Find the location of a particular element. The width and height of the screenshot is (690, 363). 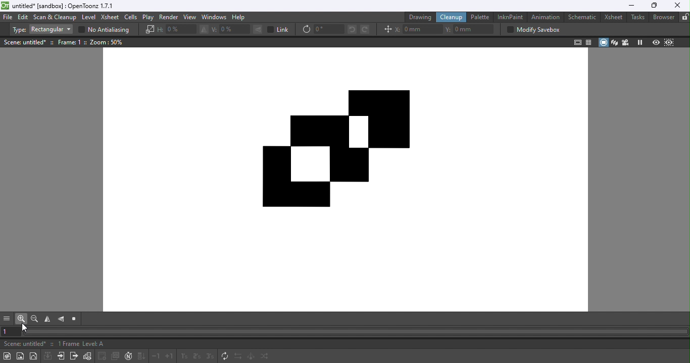

Modify Savebox is located at coordinates (531, 30).